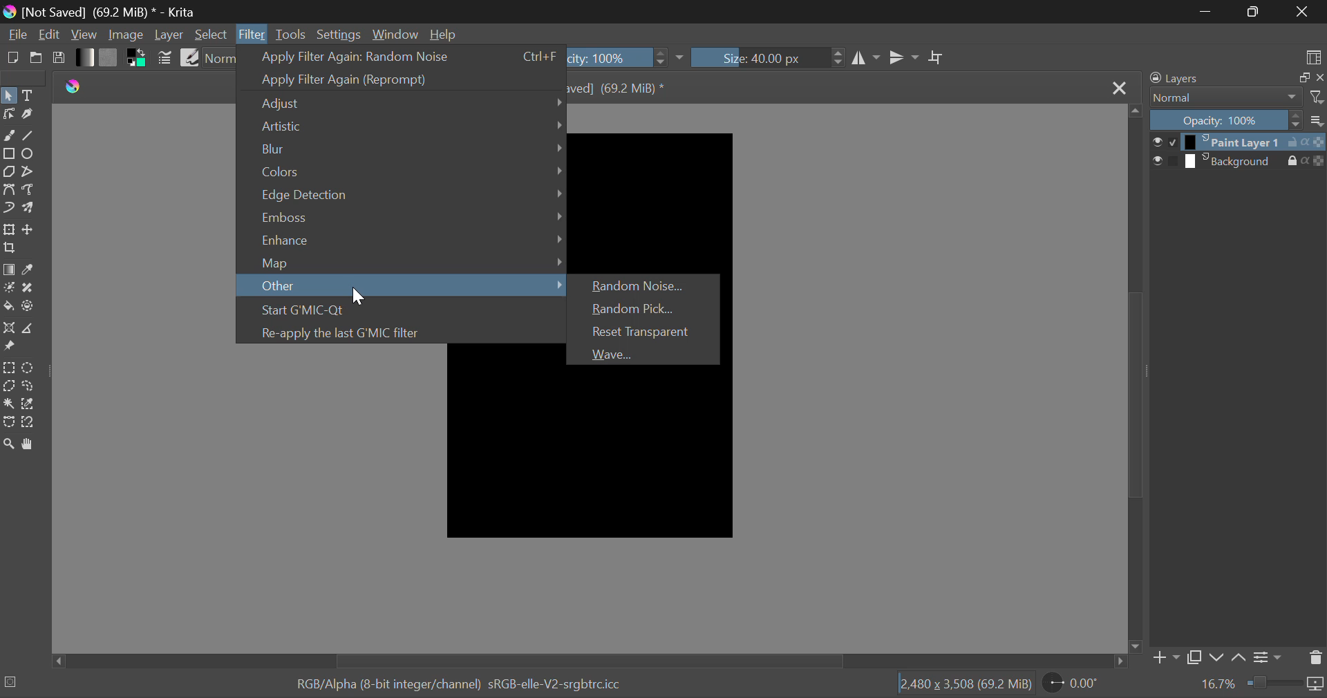 The height and width of the screenshot is (698, 1327). What do you see at coordinates (395, 33) in the screenshot?
I see `Window` at bounding box center [395, 33].